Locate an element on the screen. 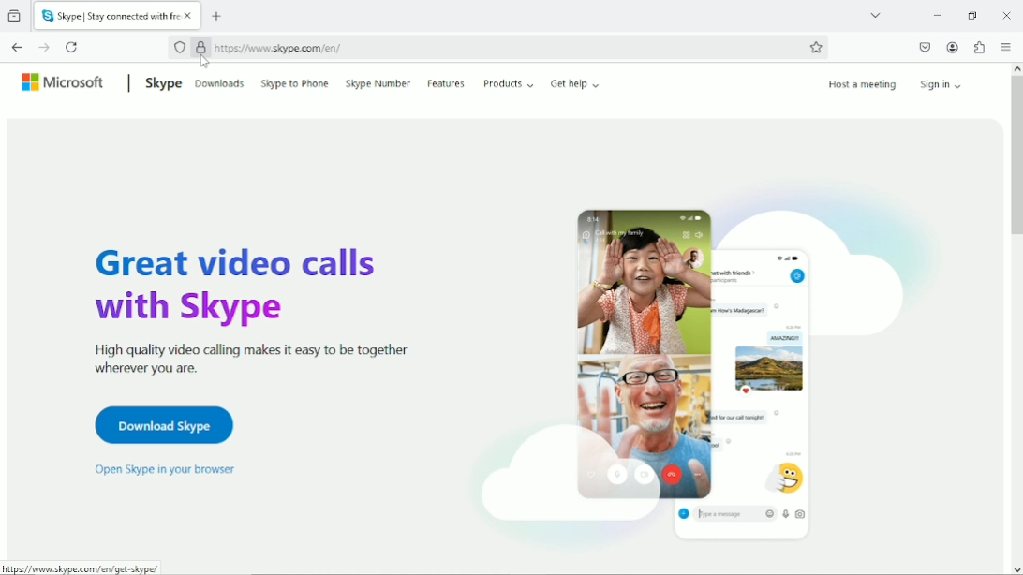  Account is located at coordinates (953, 48).